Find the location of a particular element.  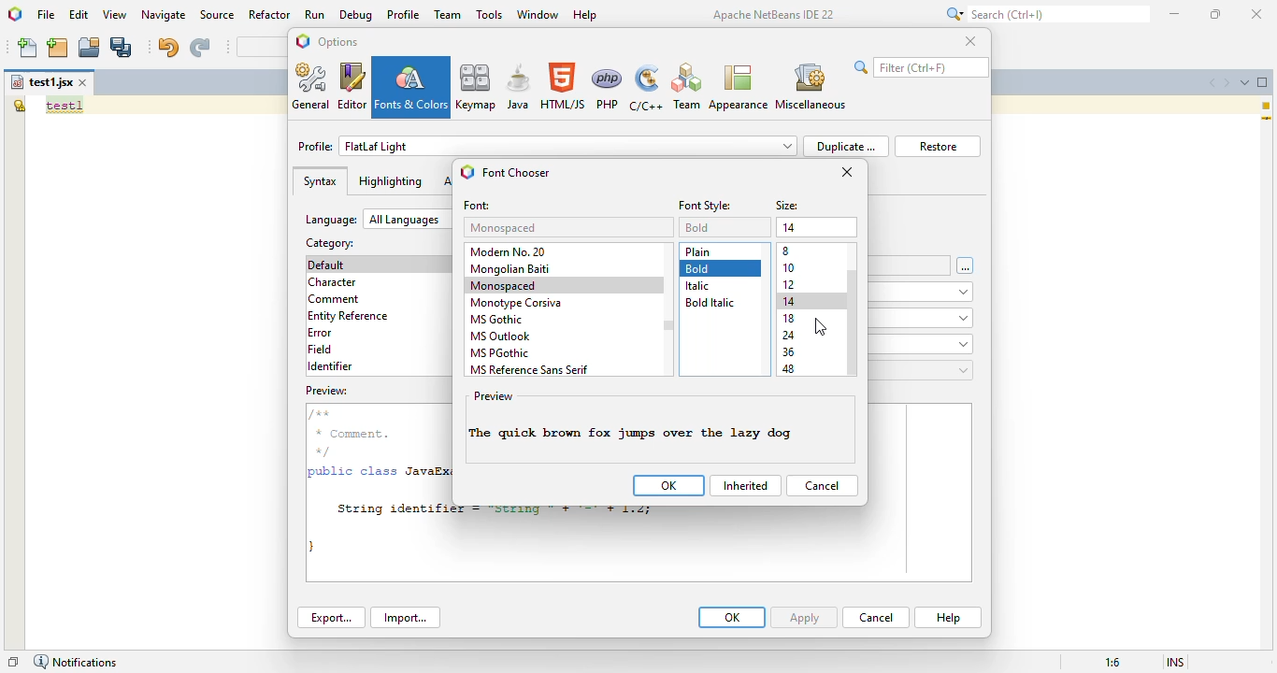

miscellaneous is located at coordinates (811, 85).